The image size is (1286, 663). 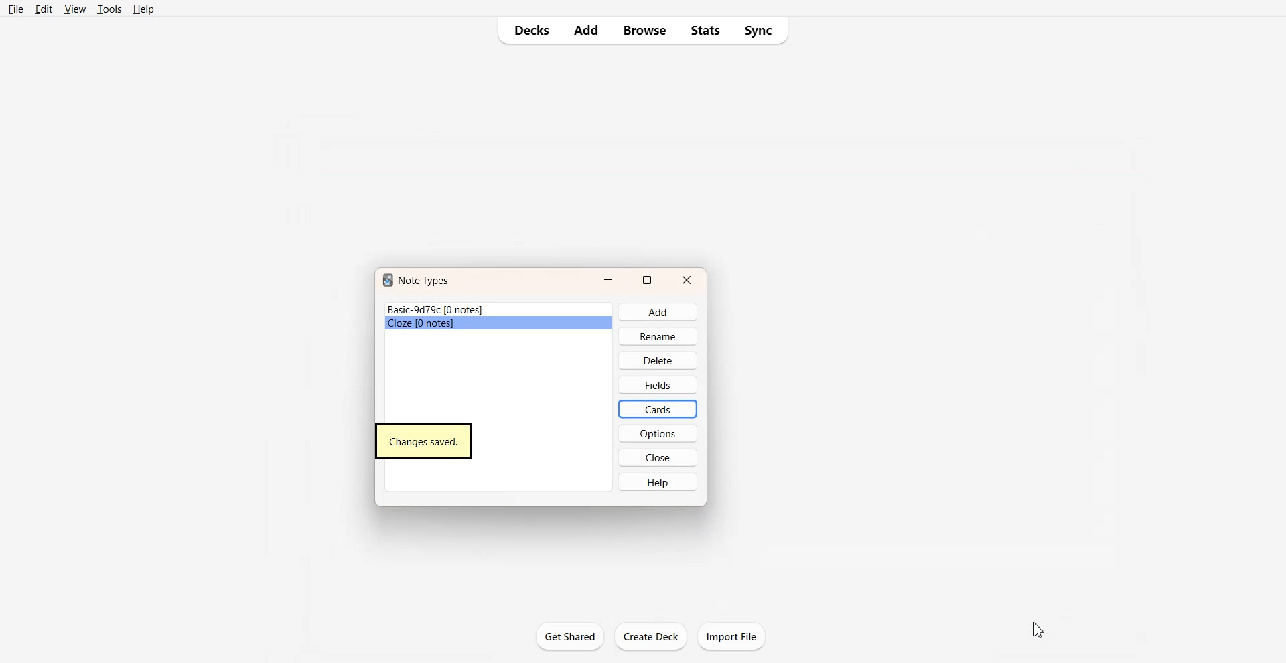 What do you see at coordinates (664, 482) in the screenshot?
I see `help` at bounding box center [664, 482].